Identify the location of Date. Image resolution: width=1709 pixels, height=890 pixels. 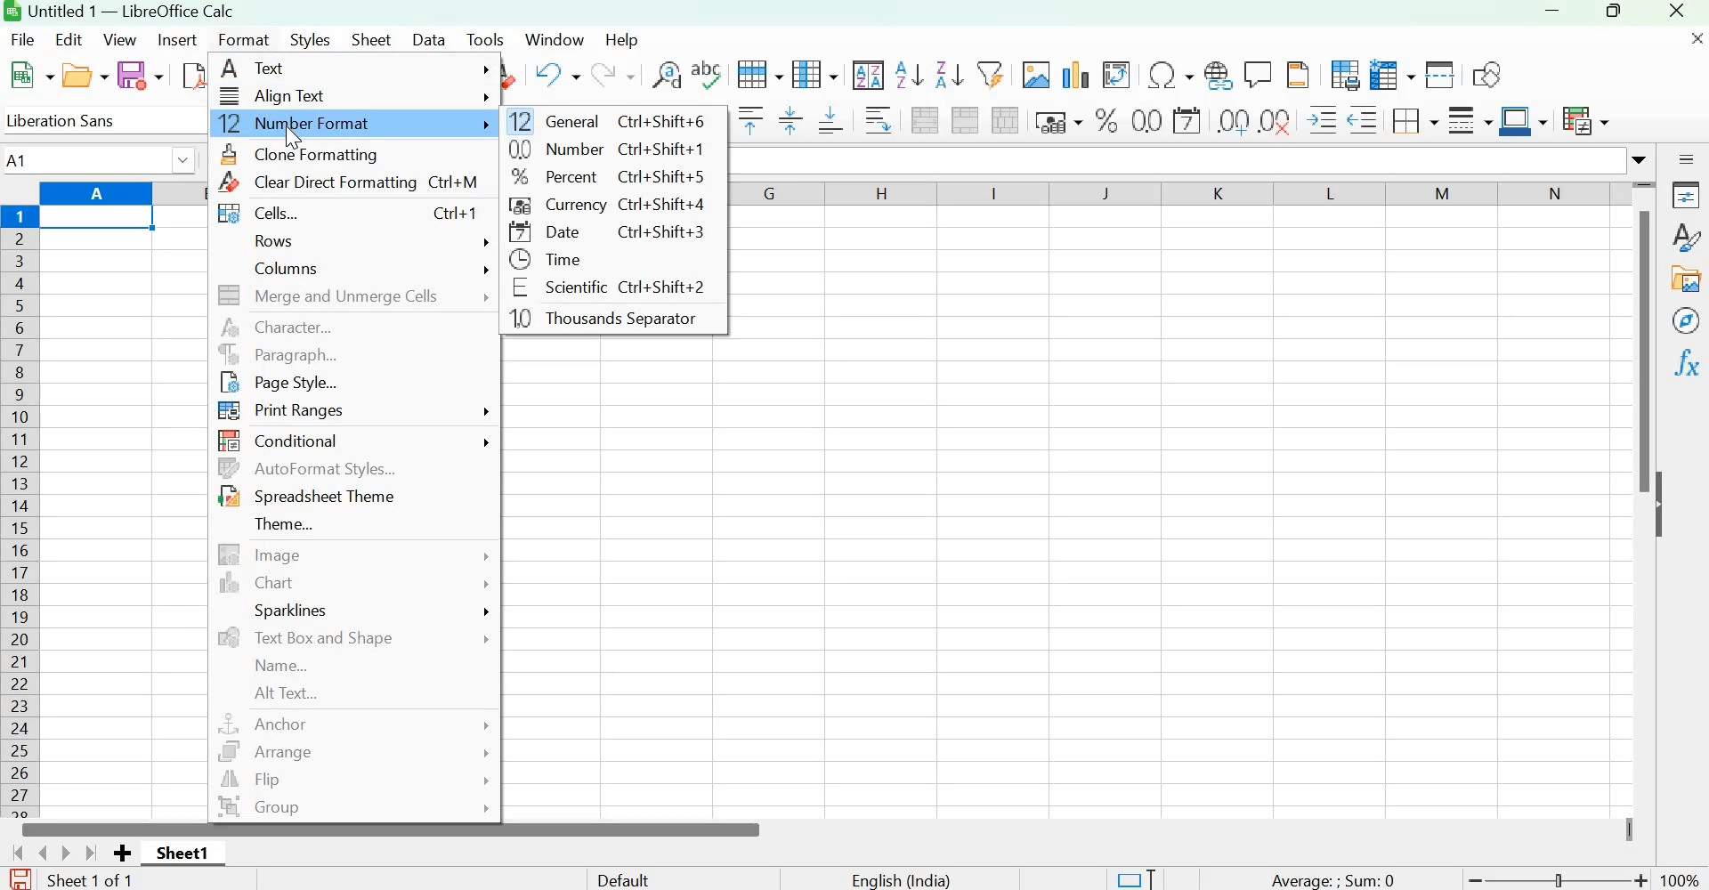
(604, 233).